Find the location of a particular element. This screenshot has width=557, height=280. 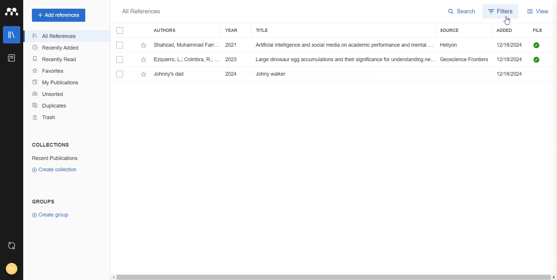

Favorites is located at coordinates (65, 70).